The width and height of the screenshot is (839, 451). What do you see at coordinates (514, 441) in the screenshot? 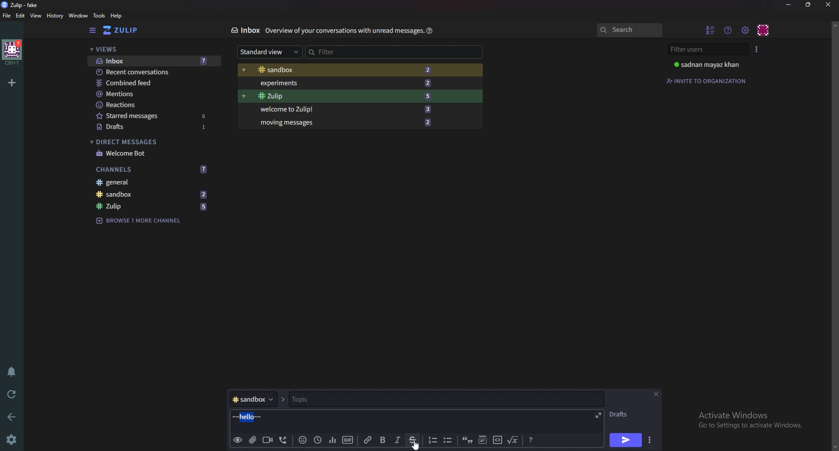
I see `Math` at bounding box center [514, 441].